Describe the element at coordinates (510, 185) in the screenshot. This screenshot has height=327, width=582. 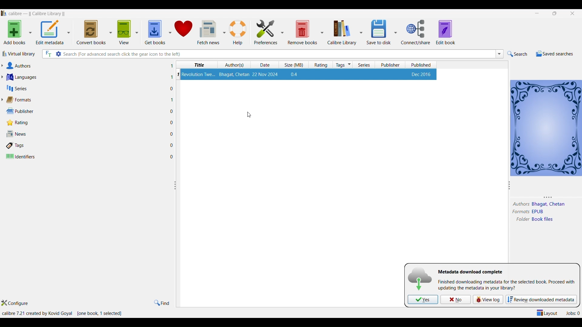
I see `resize` at that location.